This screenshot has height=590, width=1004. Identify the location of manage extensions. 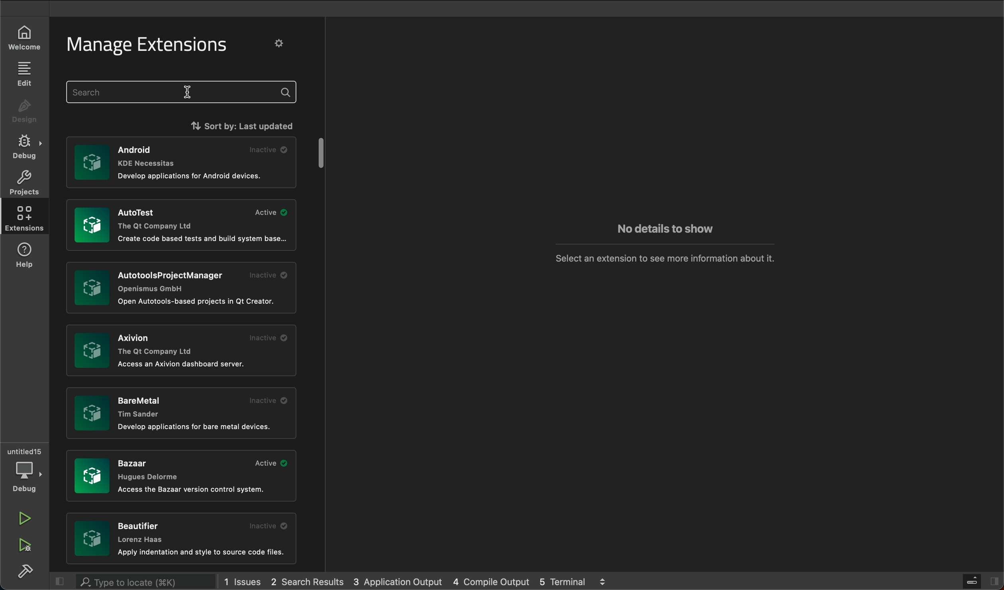
(156, 45).